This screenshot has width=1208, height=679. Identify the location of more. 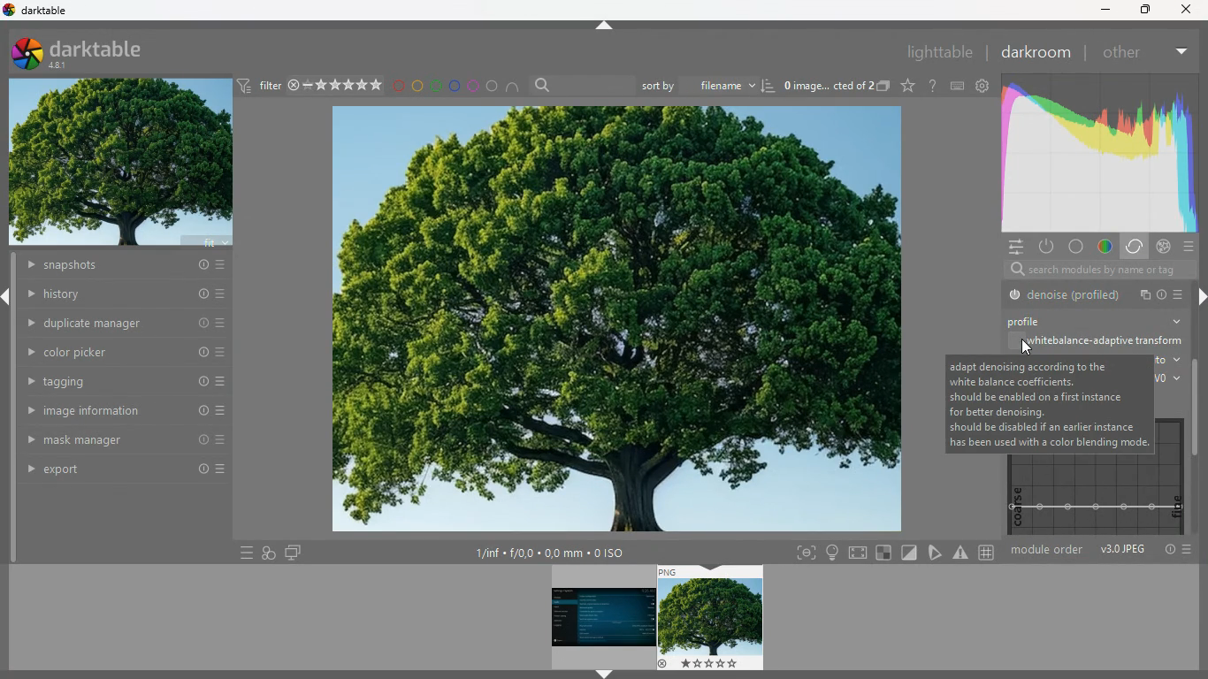
(1190, 551).